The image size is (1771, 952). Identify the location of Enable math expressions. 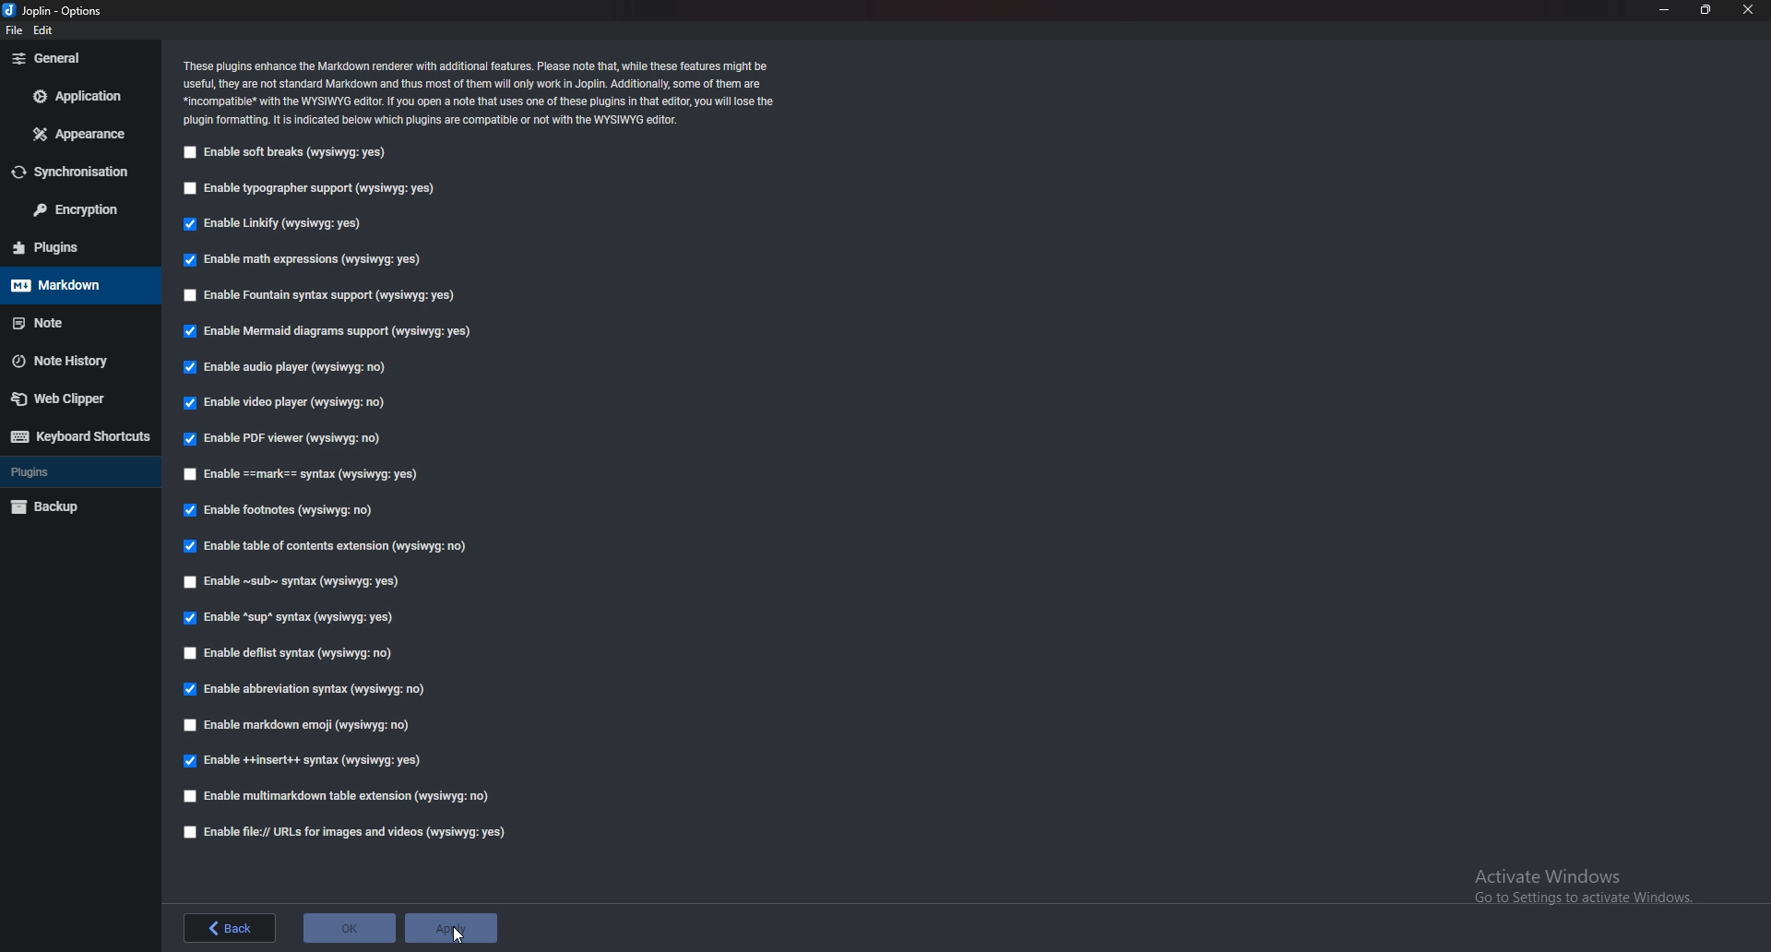
(322, 258).